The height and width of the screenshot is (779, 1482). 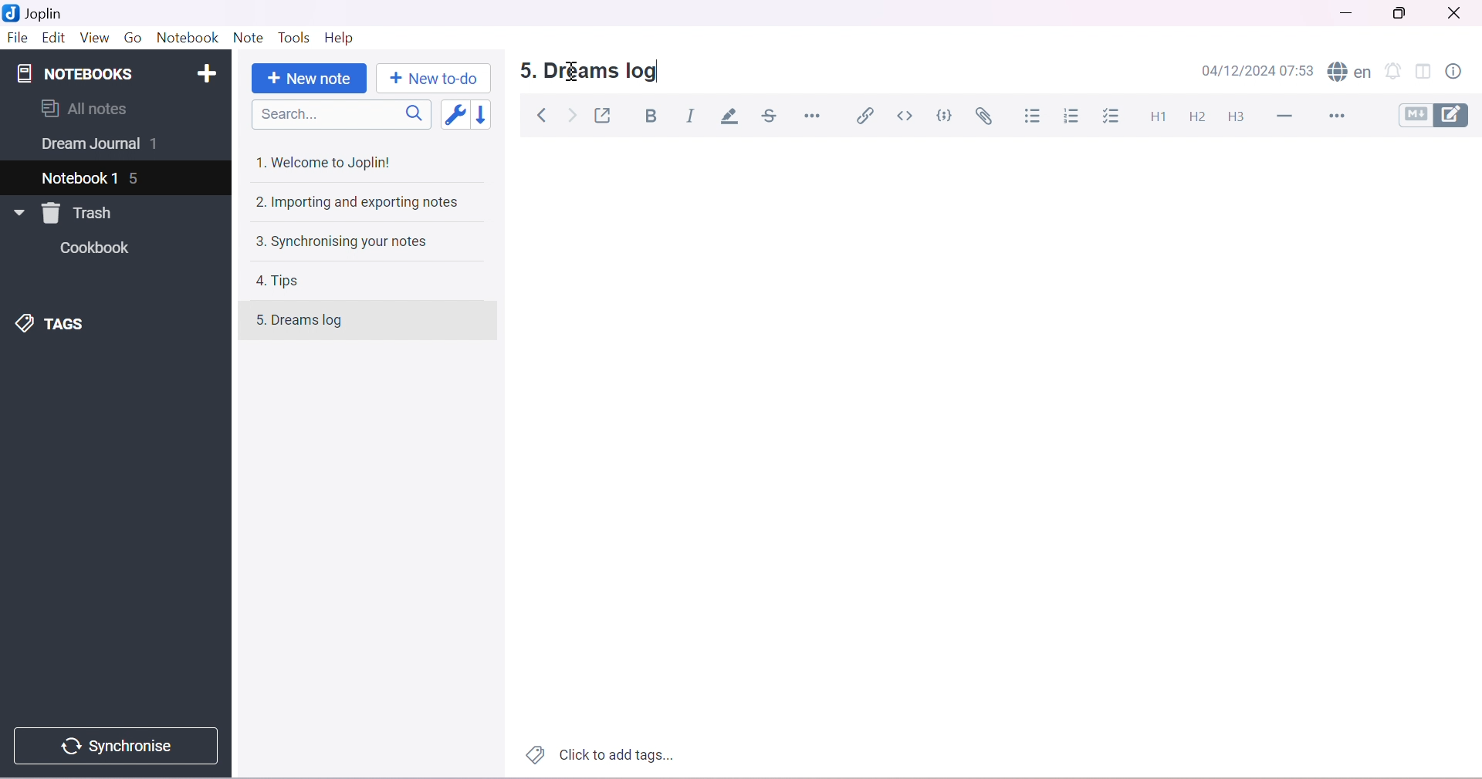 I want to click on Insert/edit link, so click(x=864, y=115).